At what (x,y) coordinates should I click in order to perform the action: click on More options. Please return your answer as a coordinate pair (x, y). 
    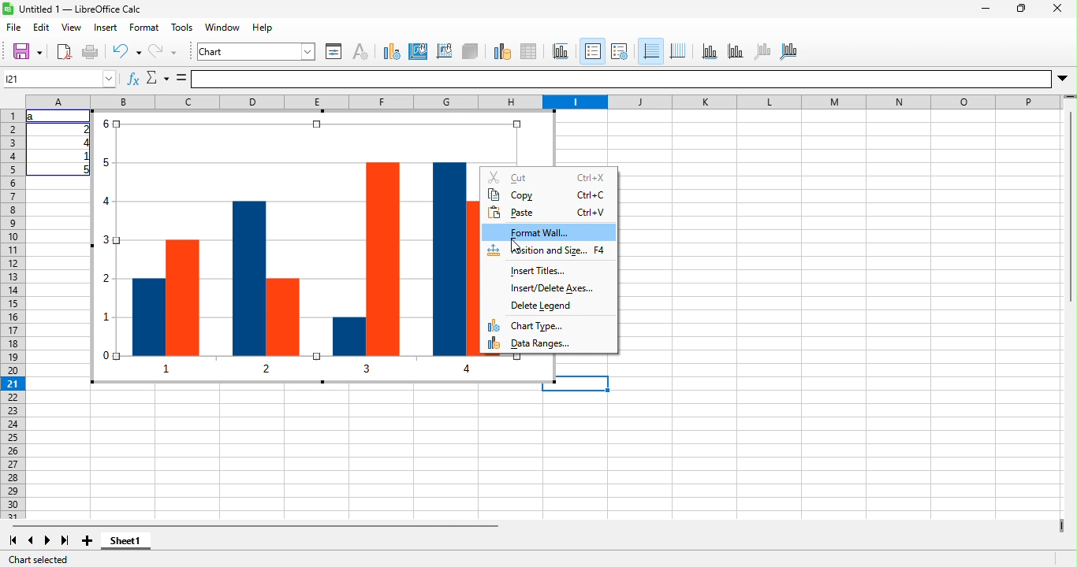
    Looking at the image, I should click on (1062, 79).